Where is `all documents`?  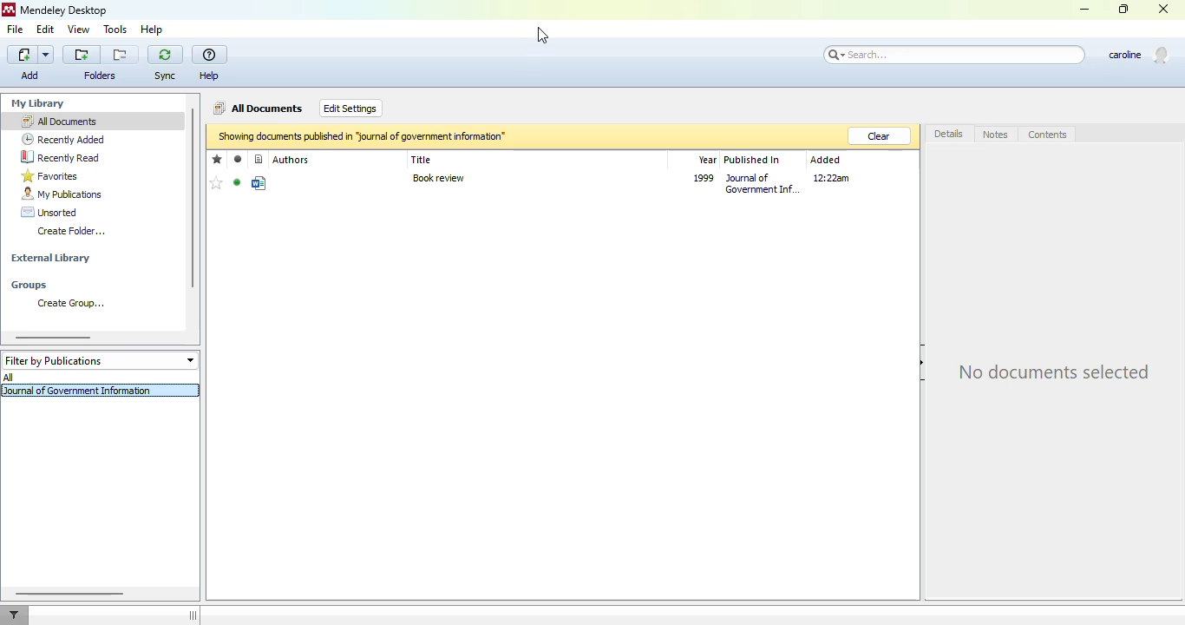
all documents is located at coordinates (259, 109).